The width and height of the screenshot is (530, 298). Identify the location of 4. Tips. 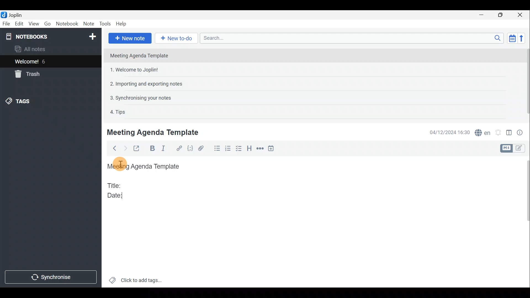
(118, 112).